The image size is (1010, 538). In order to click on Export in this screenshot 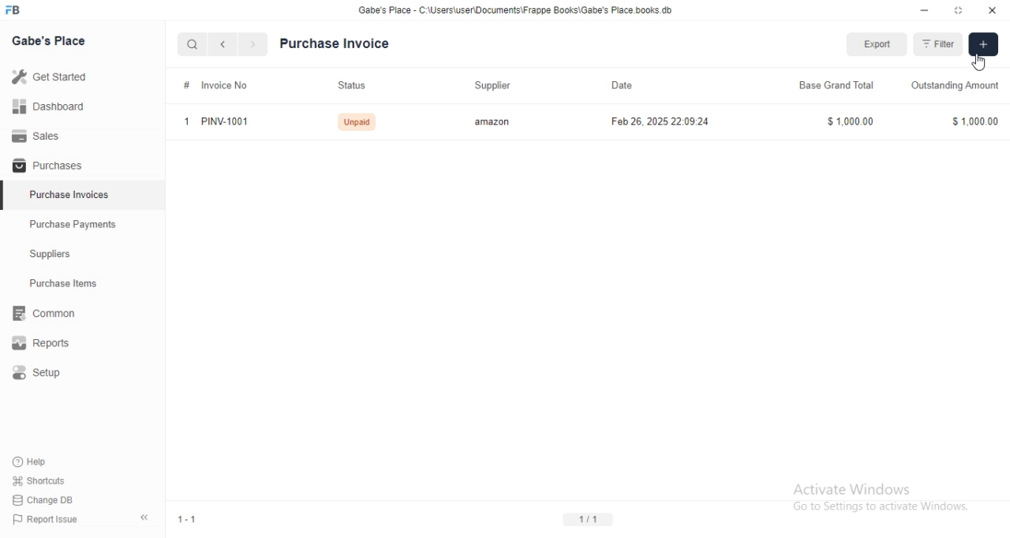, I will do `click(877, 44)`.